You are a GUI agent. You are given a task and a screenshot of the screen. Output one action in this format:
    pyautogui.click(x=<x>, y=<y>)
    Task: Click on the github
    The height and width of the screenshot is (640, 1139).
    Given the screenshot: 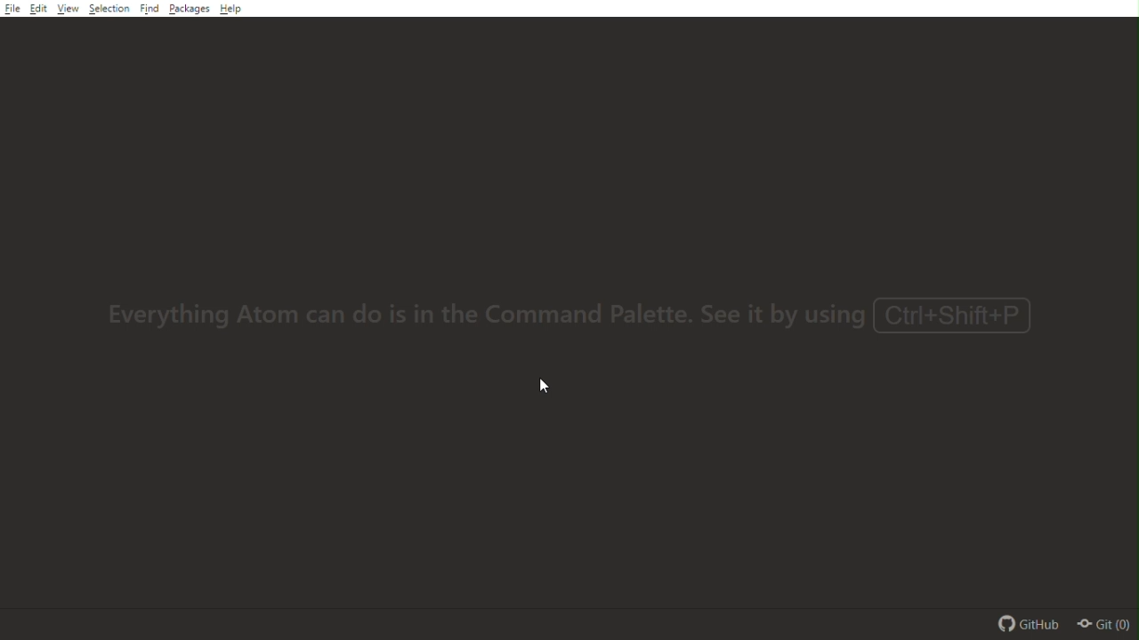 What is the action you would take?
    pyautogui.click(x=1026, y=623)
    